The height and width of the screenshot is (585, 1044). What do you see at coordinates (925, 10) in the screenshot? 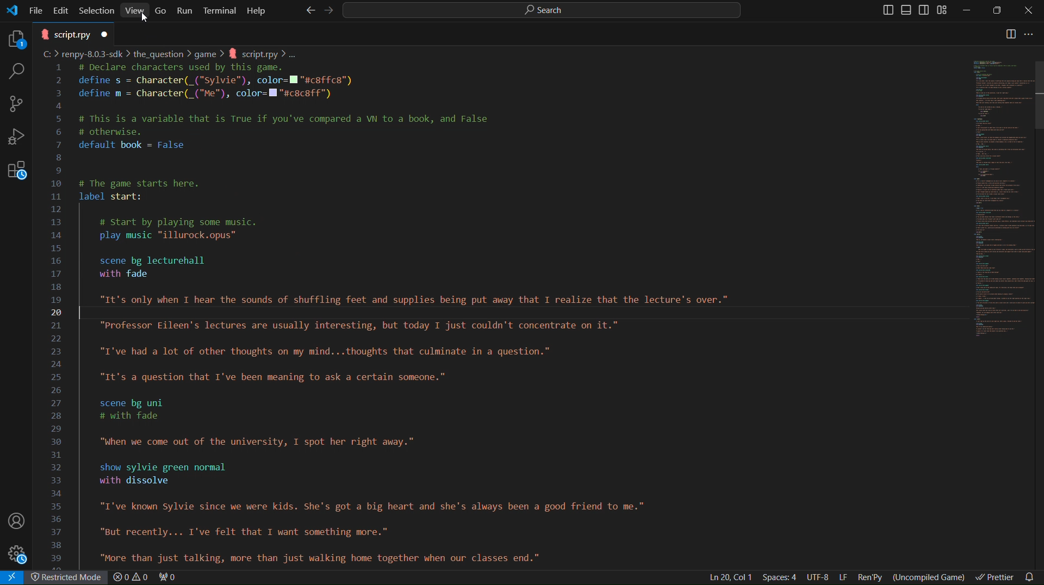
I see `Toggle Secondary Sidebar` at bounding box center [925, 10].